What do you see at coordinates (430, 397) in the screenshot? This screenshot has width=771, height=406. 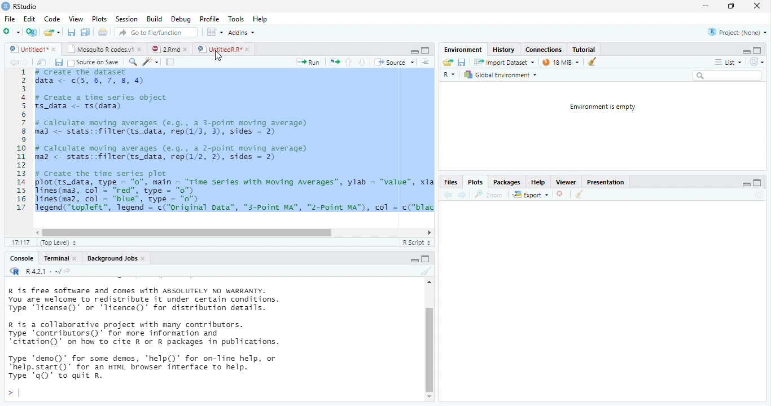 I see `scrollbar down` at bounding box center [430, 397].